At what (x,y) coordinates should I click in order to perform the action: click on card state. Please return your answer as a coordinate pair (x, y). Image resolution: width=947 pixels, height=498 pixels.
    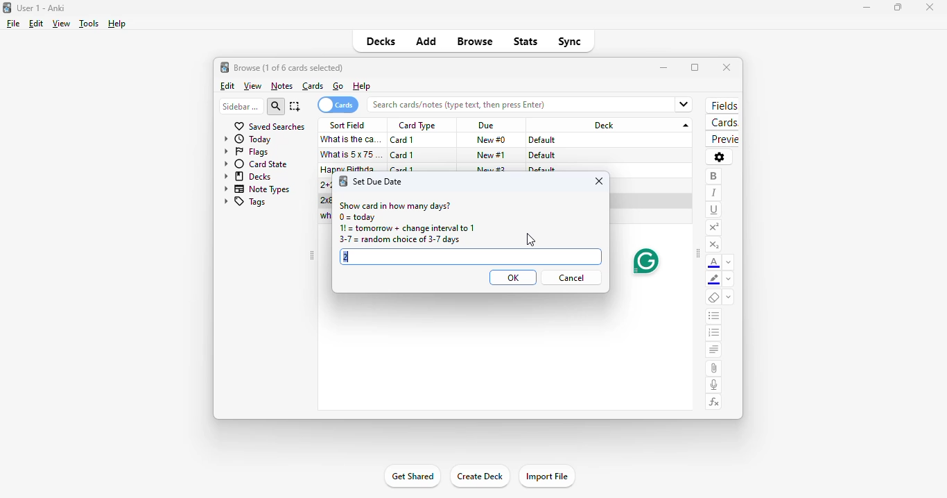
    Looking at the image, I should click on (256, 164).